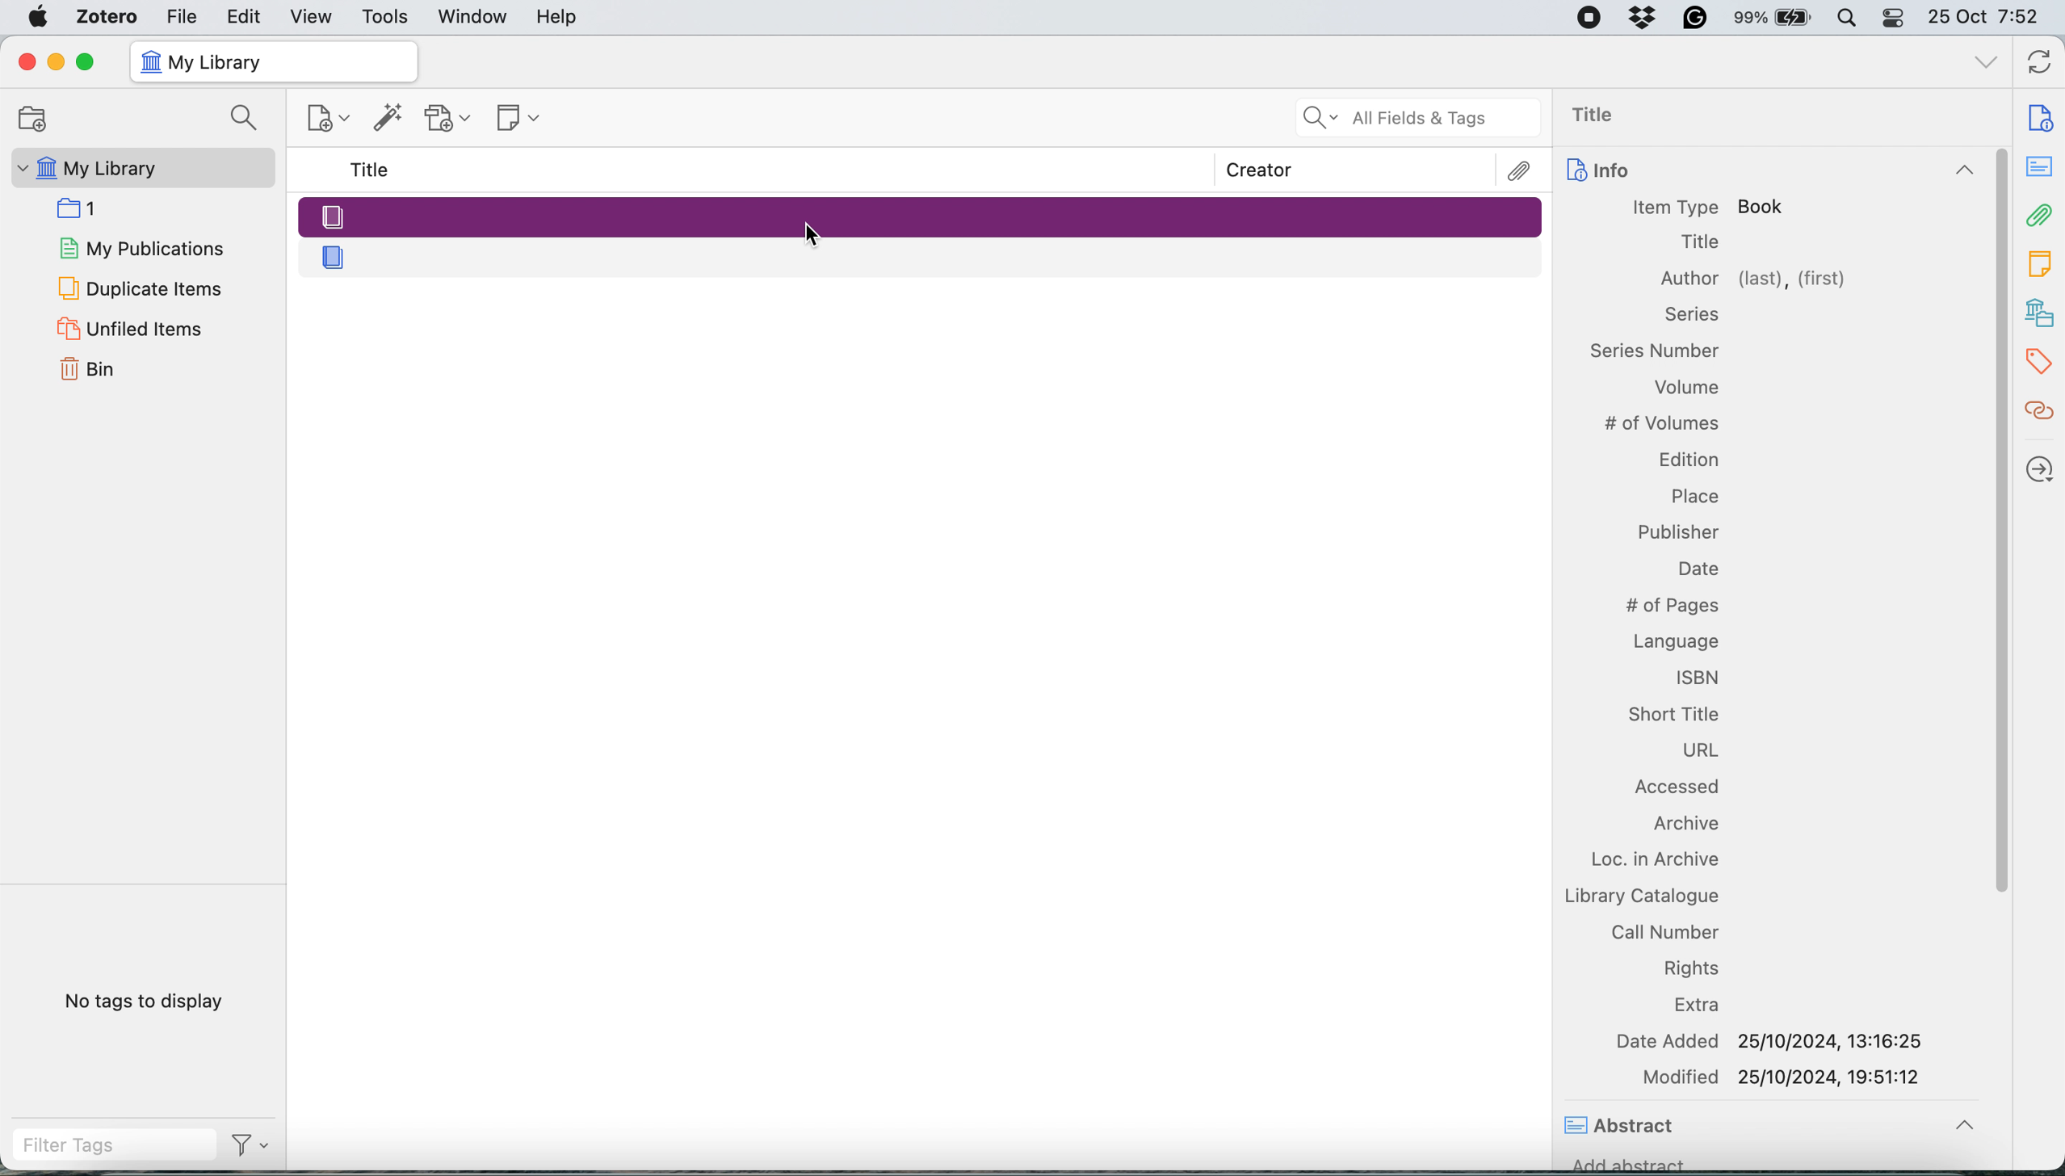 The height and width of the screenshot is (1176, 2065). I want to click on Attachments, so click(1521, 171).